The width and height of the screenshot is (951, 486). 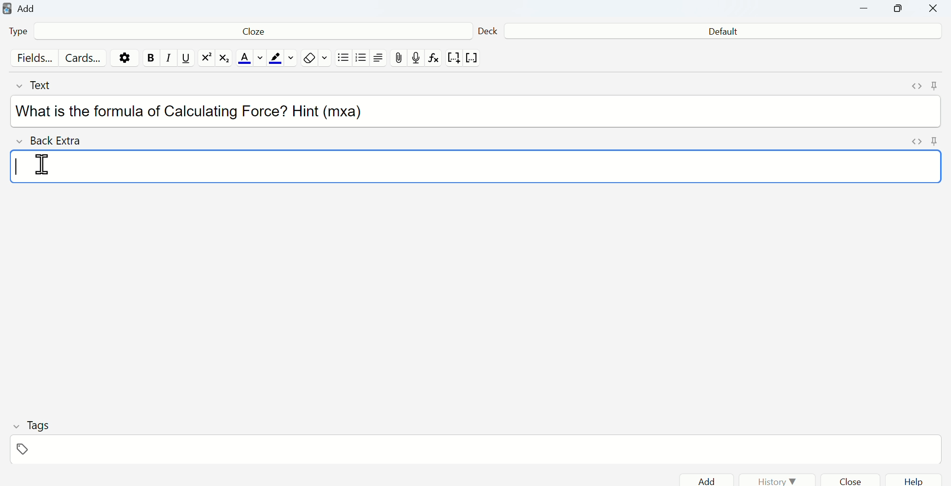 I want to click on Expand, so click(x=916, y=87).